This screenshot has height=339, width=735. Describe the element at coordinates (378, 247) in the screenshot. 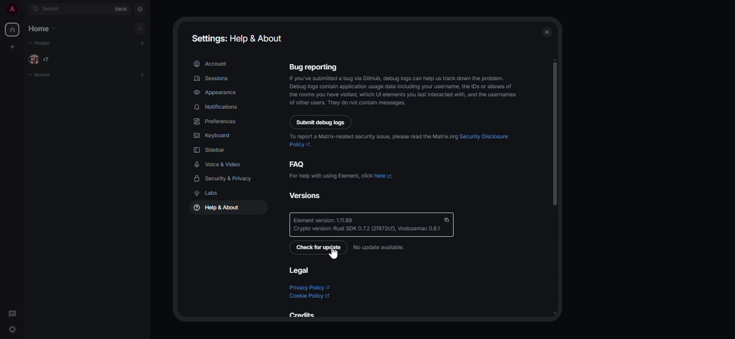

I see `no update available` at that location.